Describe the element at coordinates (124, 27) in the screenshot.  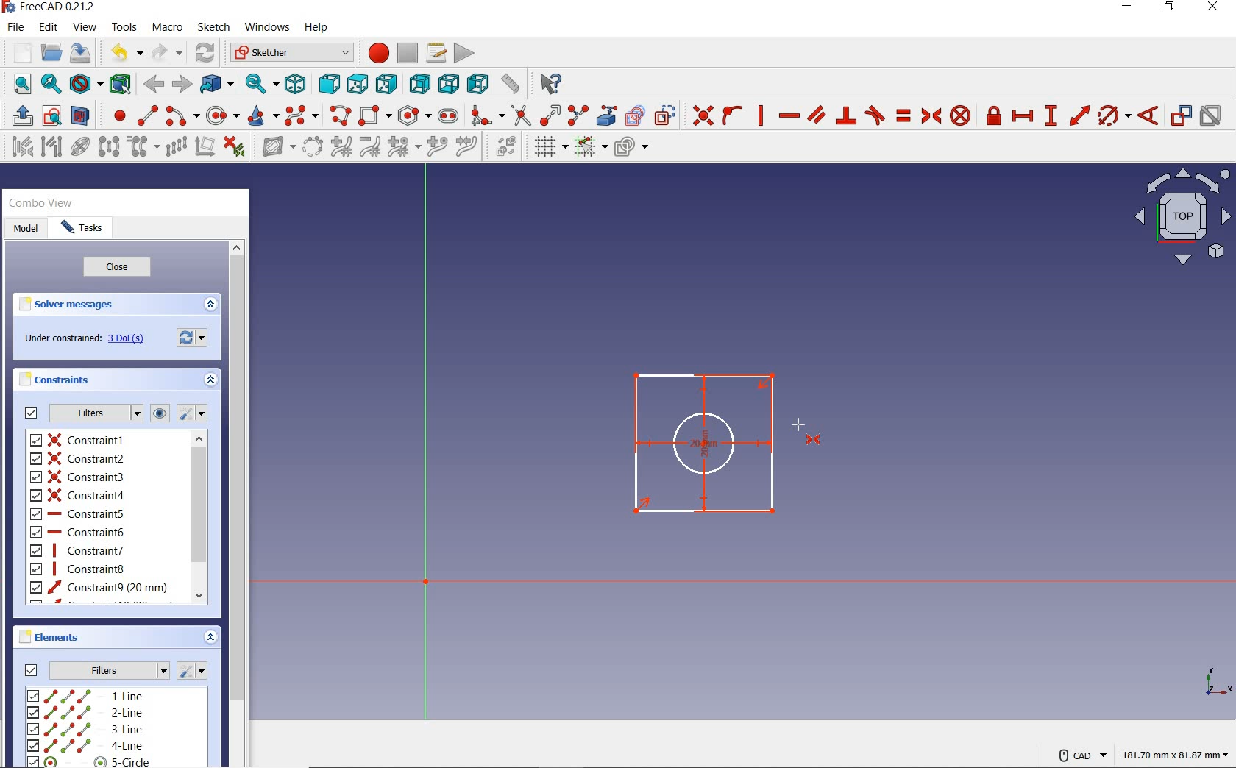
I see `tools` at that location.